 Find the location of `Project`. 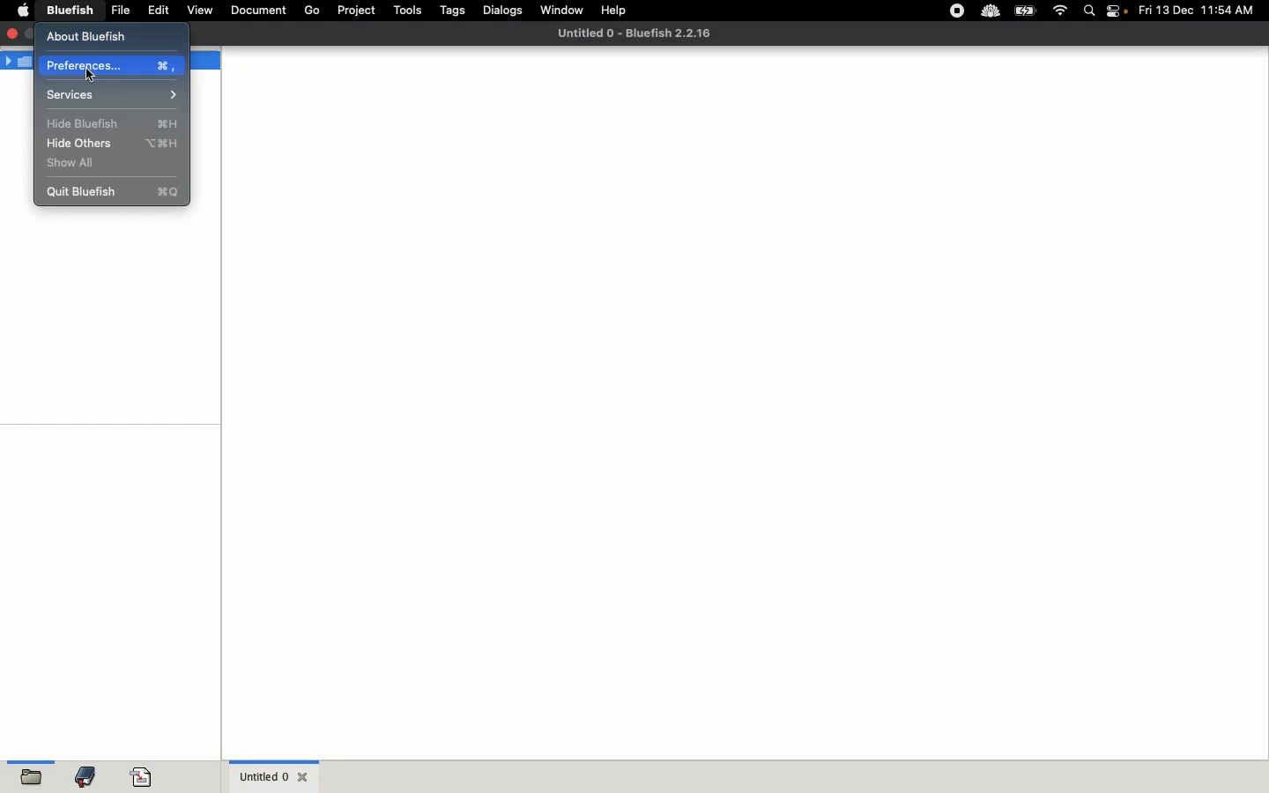

Project is located at coordinates (355, 11).